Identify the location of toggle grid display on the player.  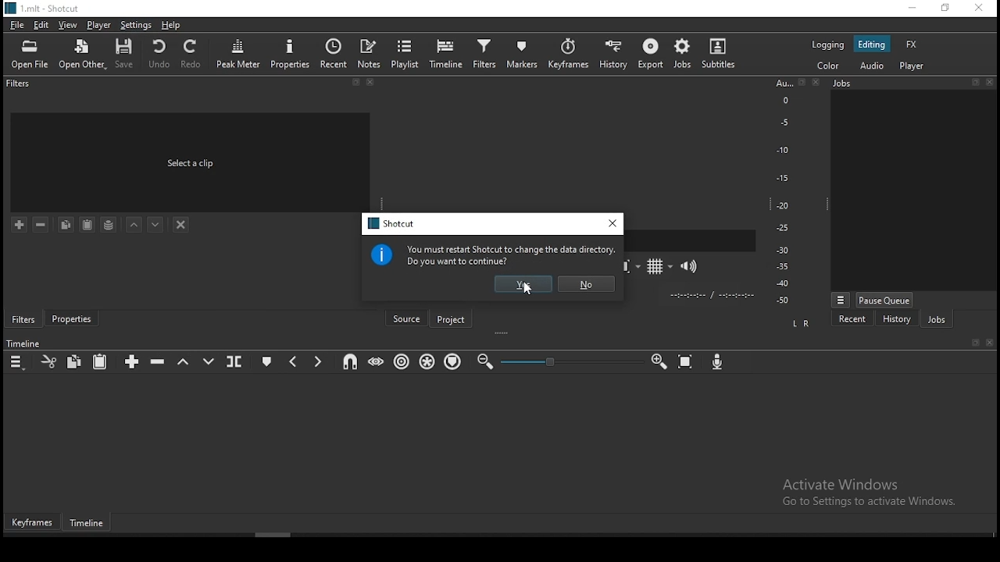
(656, 265).